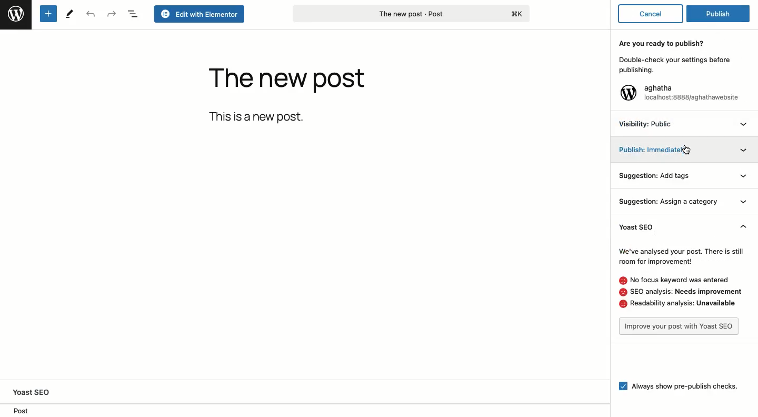 This screenshot has width=758, height=417. I want to click on Visibility: Public, so click(647, 124).